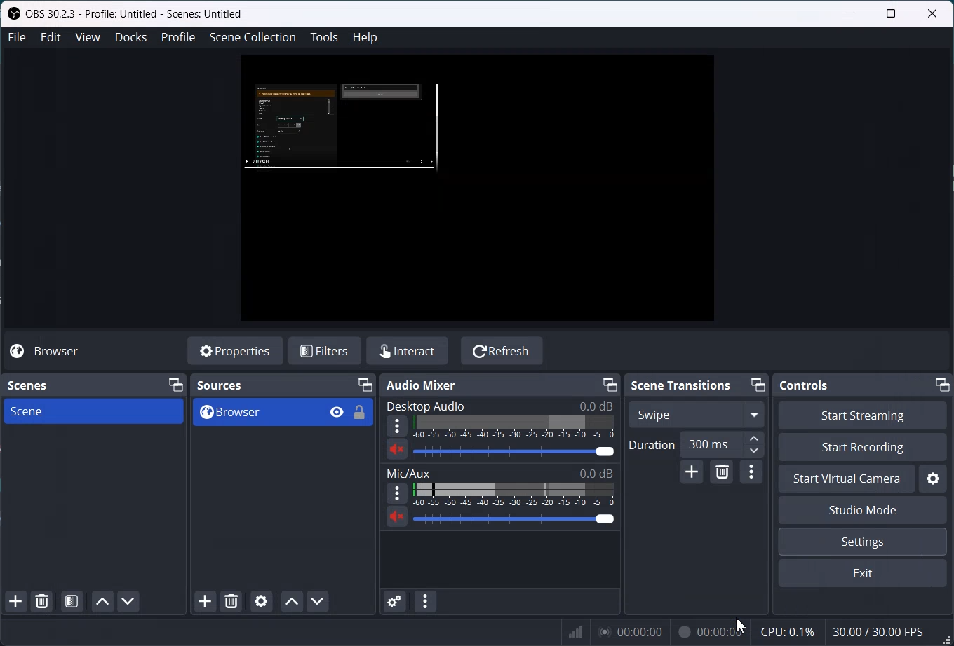  I want to click on Duration, so click(652, 445).